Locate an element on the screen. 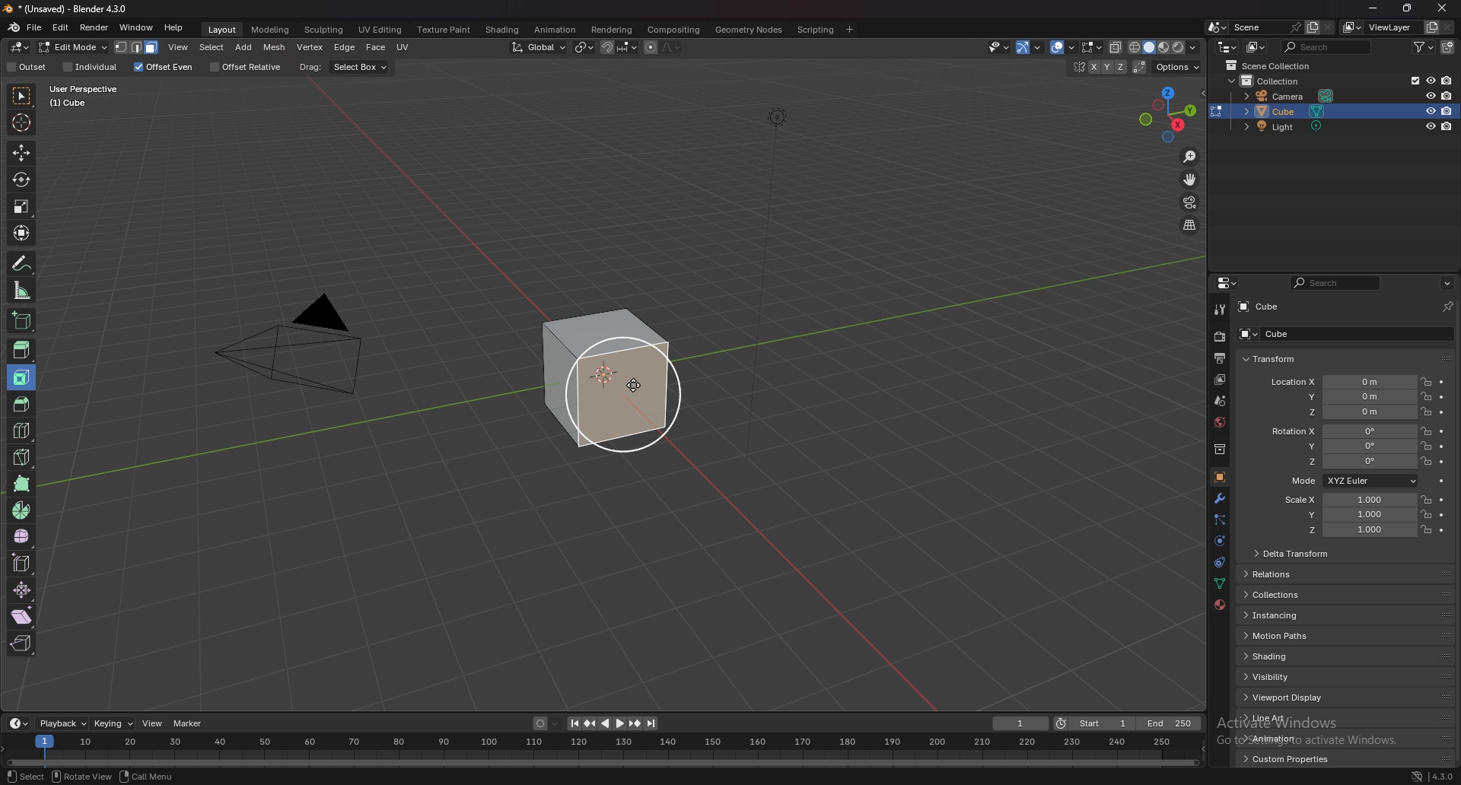 This screenshot has height=785, width=1461. lock is located at coordinates (1426, 412).